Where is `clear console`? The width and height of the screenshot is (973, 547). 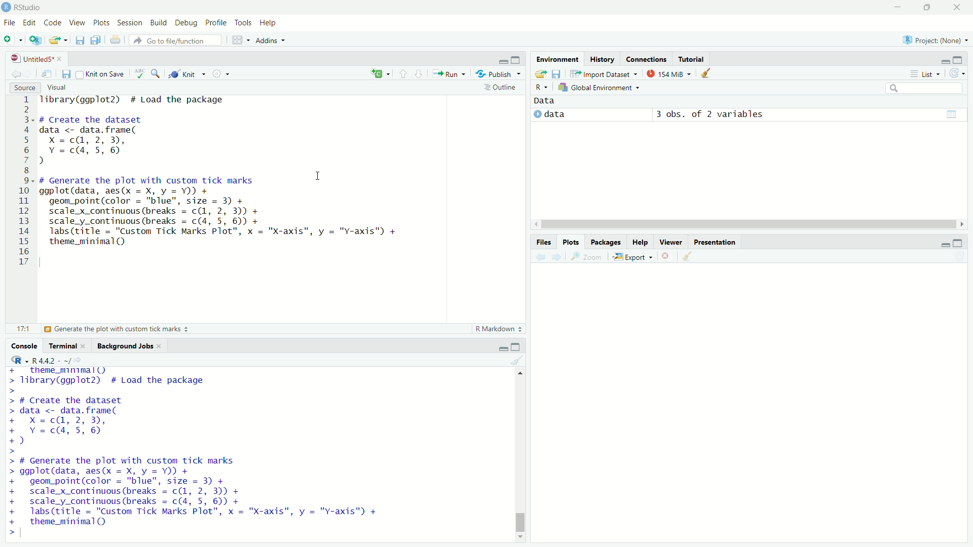 clear console is located at coordinates (516, 360).